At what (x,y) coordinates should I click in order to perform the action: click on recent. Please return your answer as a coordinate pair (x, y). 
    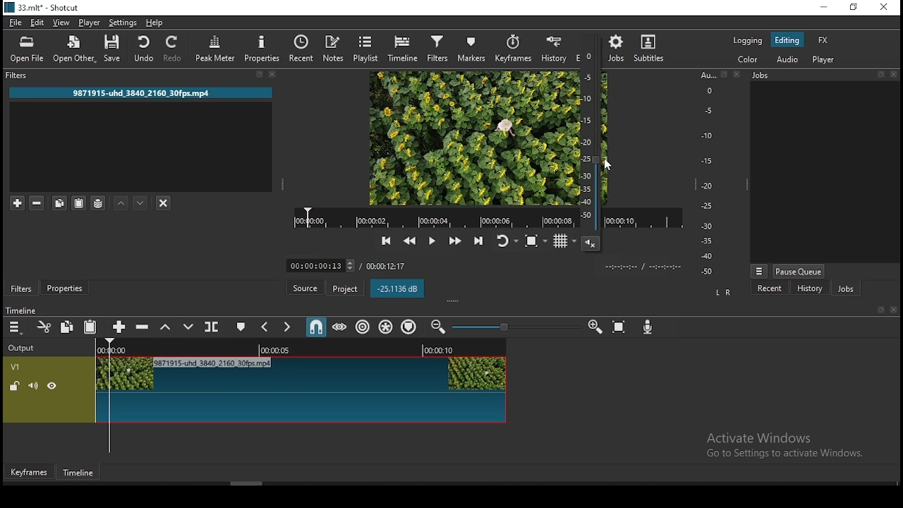
    Looking at the image, I should click on (772, 289).